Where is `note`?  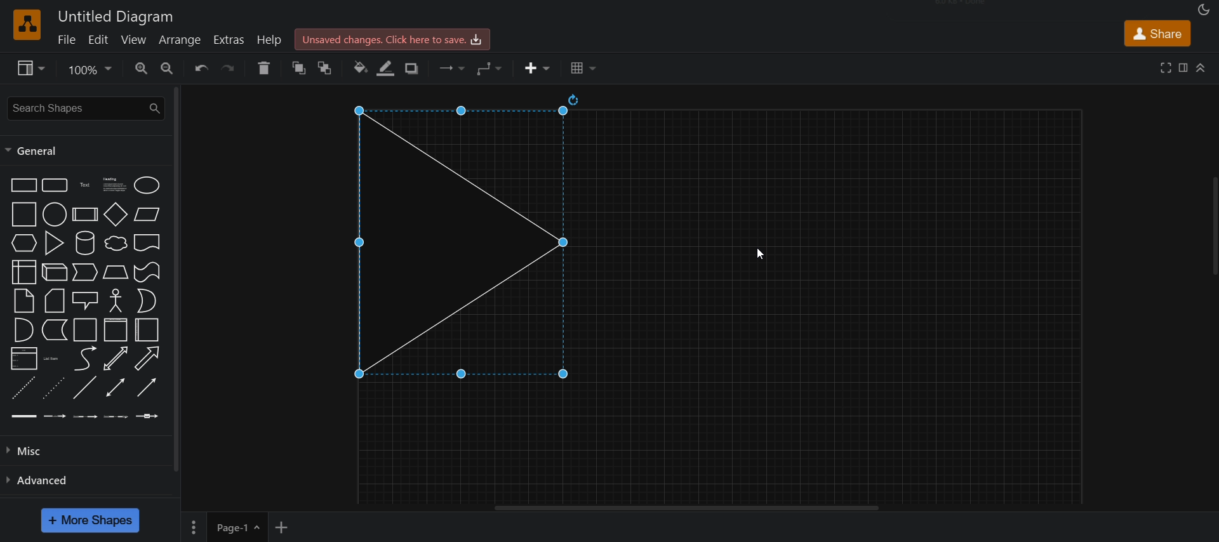
note is located at coordinates (23, 300).